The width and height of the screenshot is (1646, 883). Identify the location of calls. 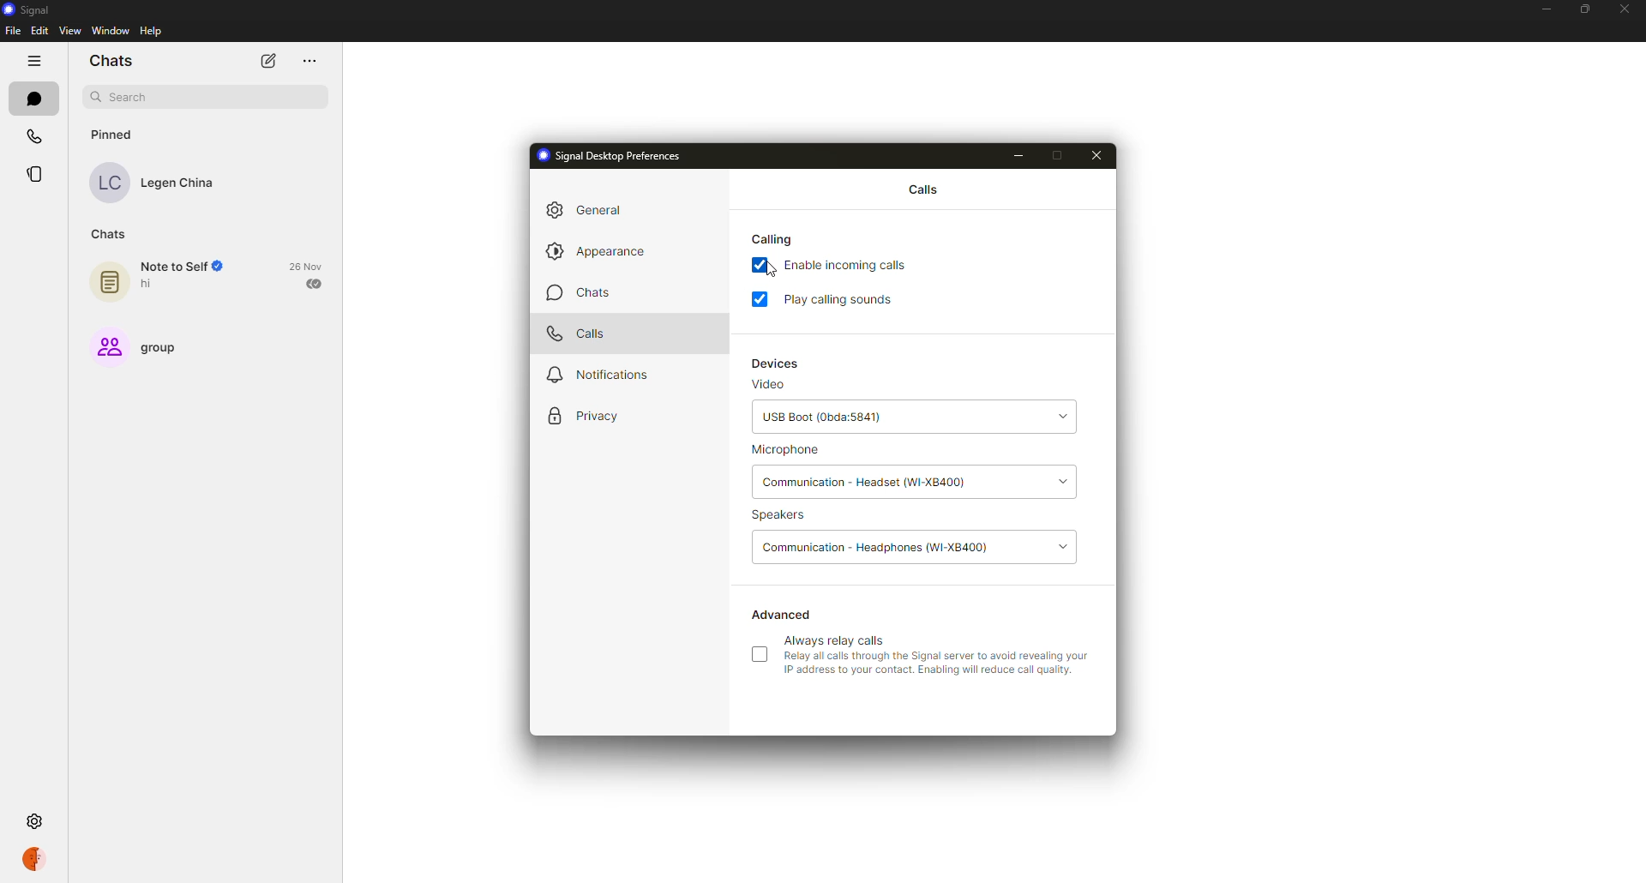
(924, 188).